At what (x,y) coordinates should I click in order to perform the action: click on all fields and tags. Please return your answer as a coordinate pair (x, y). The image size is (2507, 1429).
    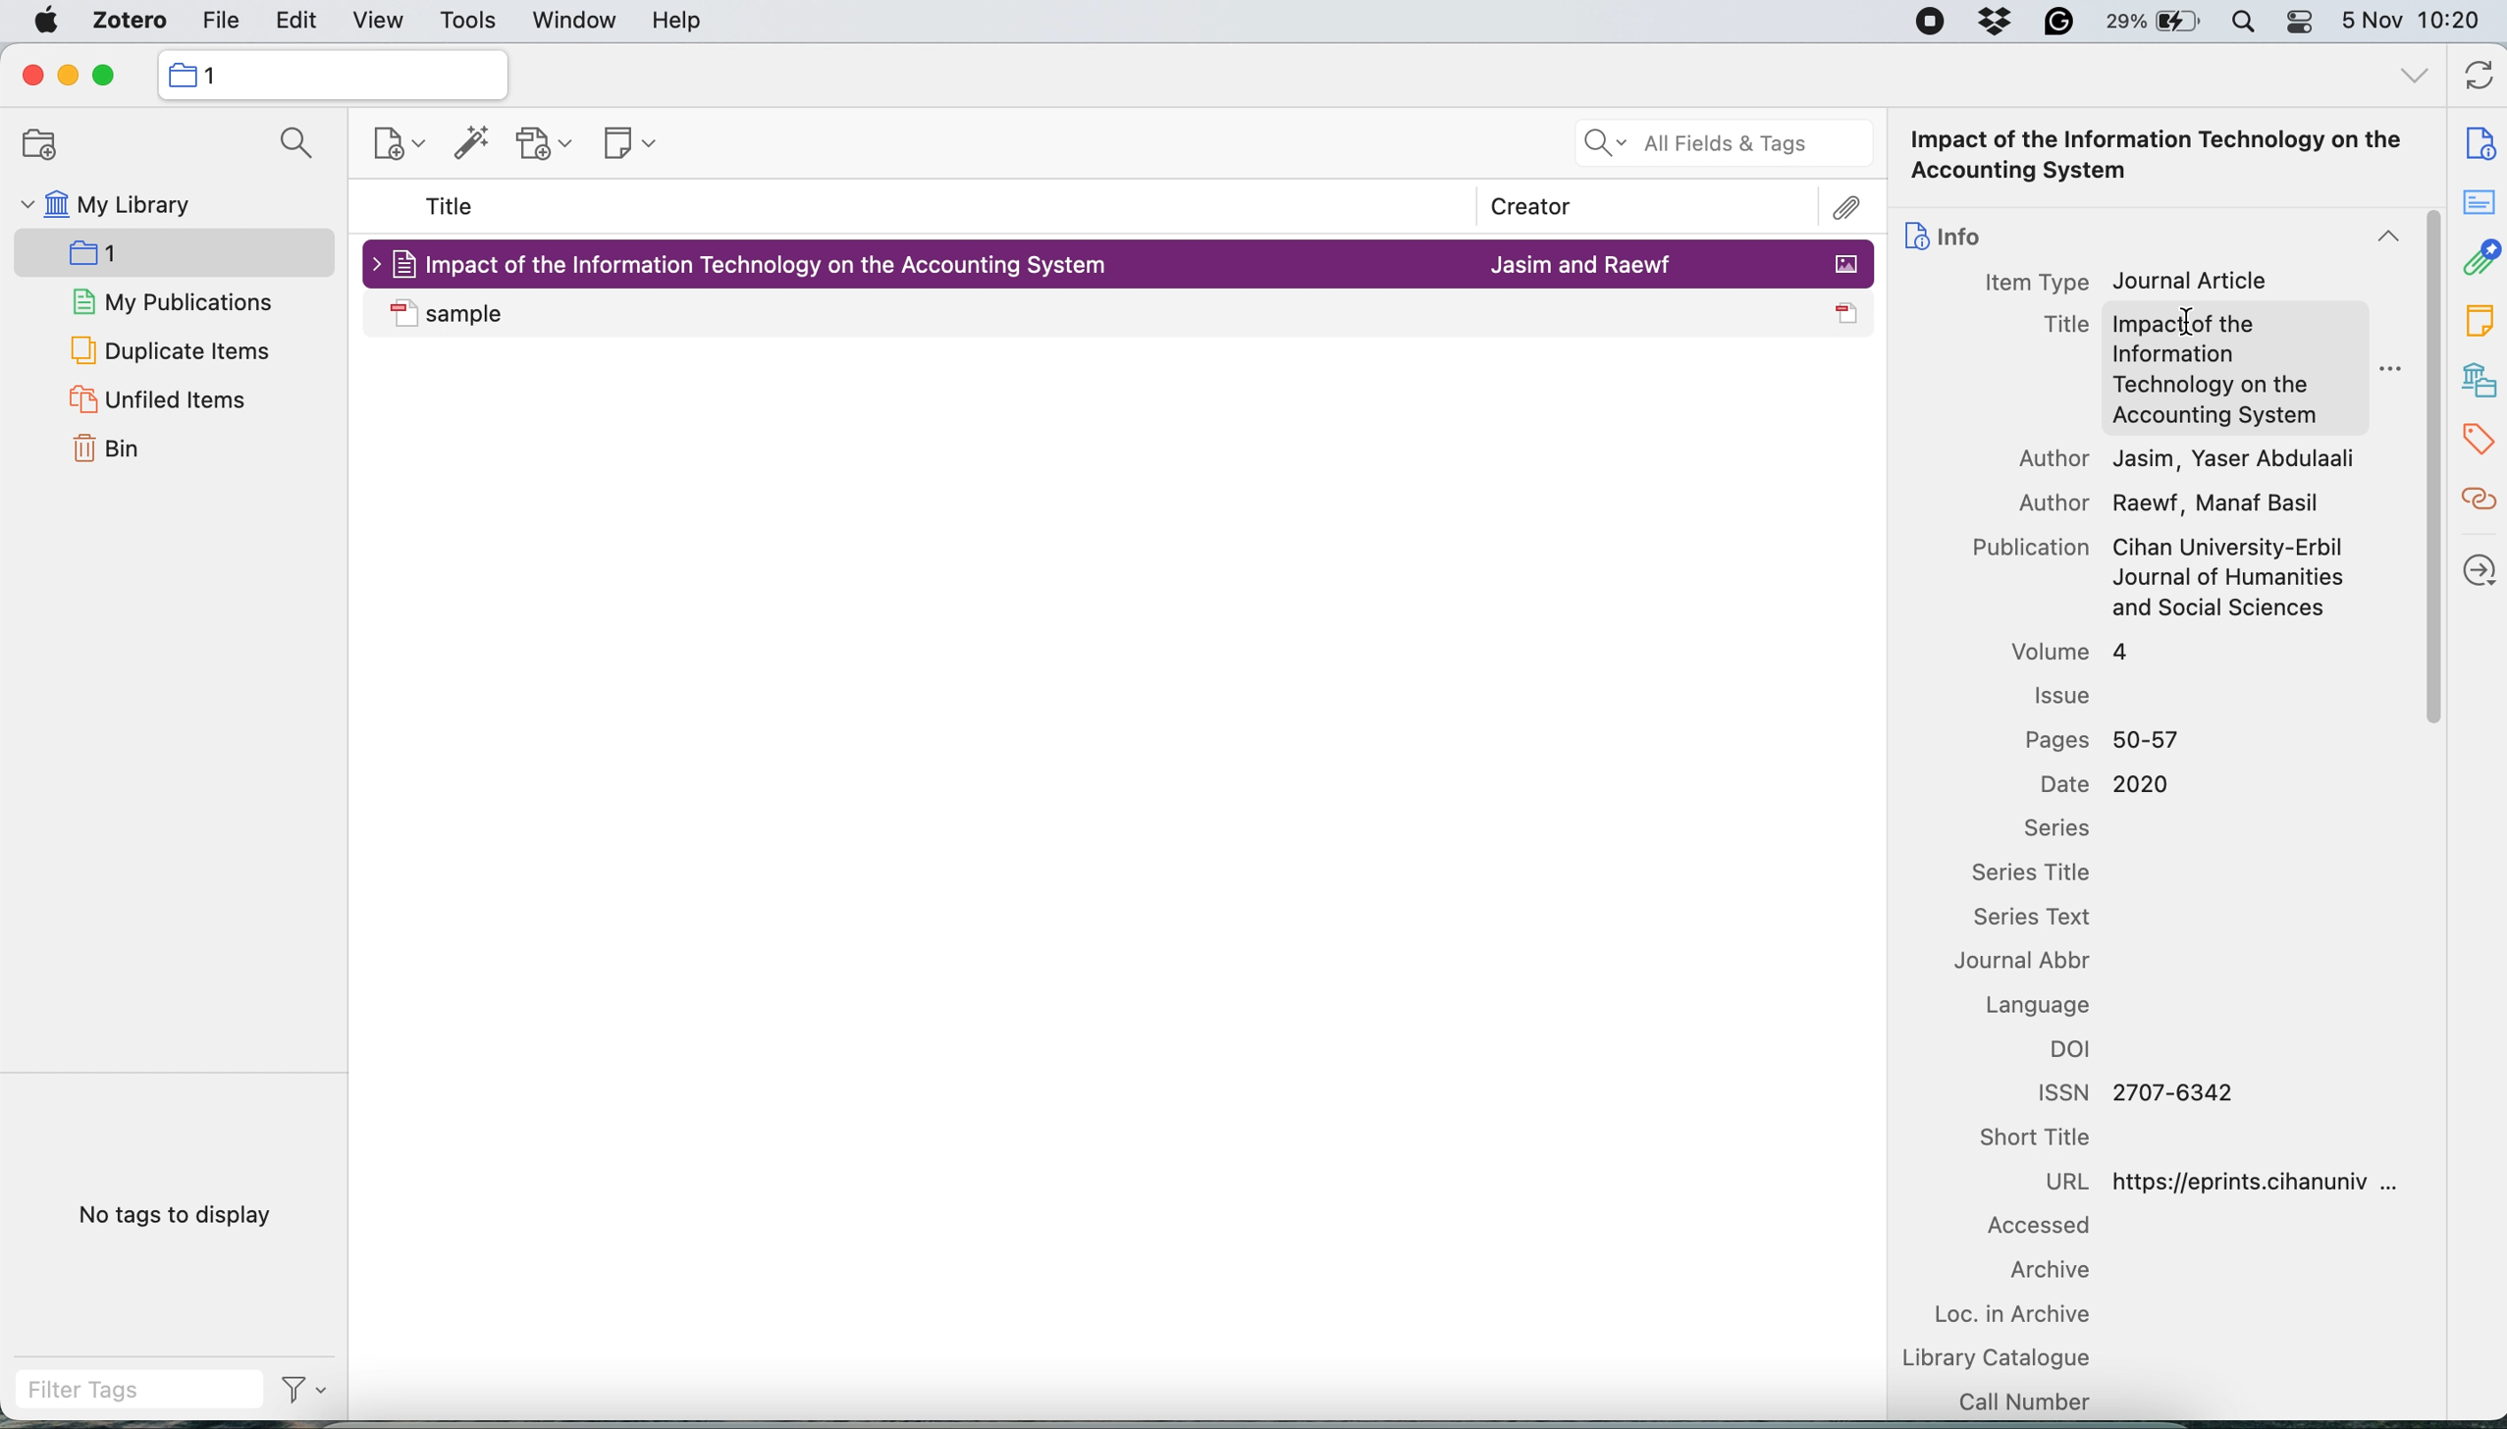
    Looking at the image, I should click on (1718, 143).